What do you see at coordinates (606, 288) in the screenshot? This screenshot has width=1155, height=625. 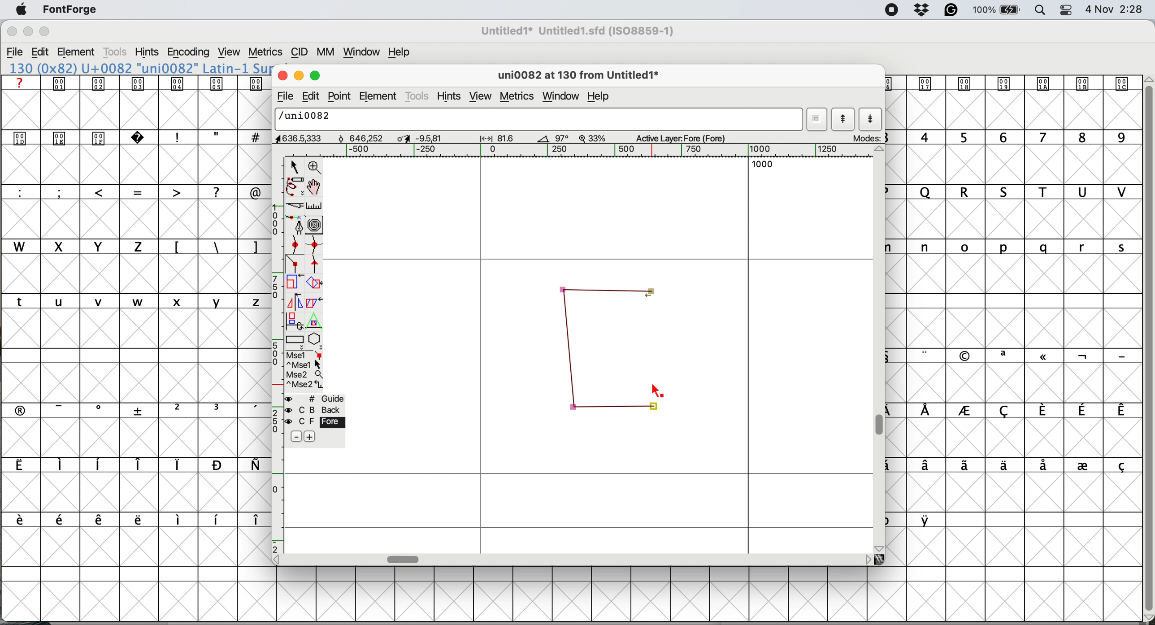 I see `corner points connected` at bounding box center [606, 288].